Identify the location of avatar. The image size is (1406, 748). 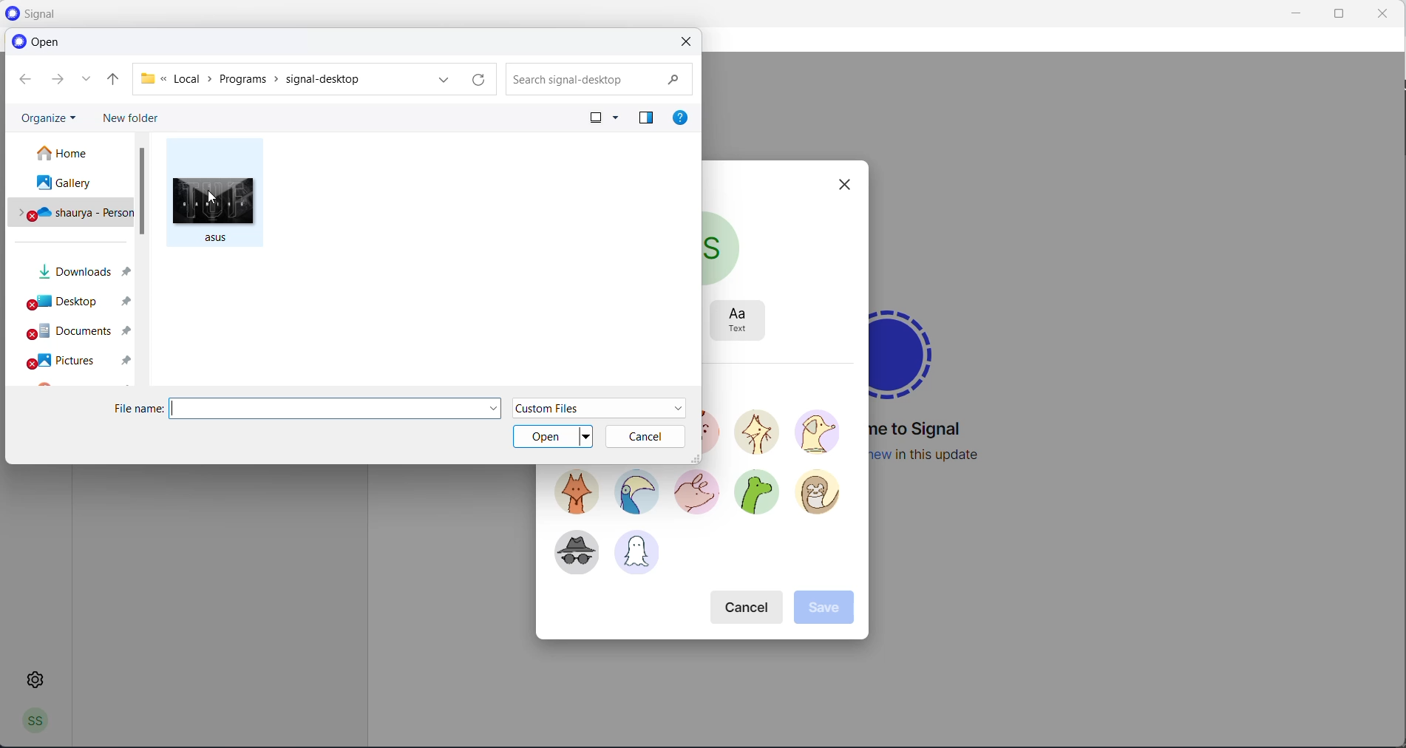
(756, 496).